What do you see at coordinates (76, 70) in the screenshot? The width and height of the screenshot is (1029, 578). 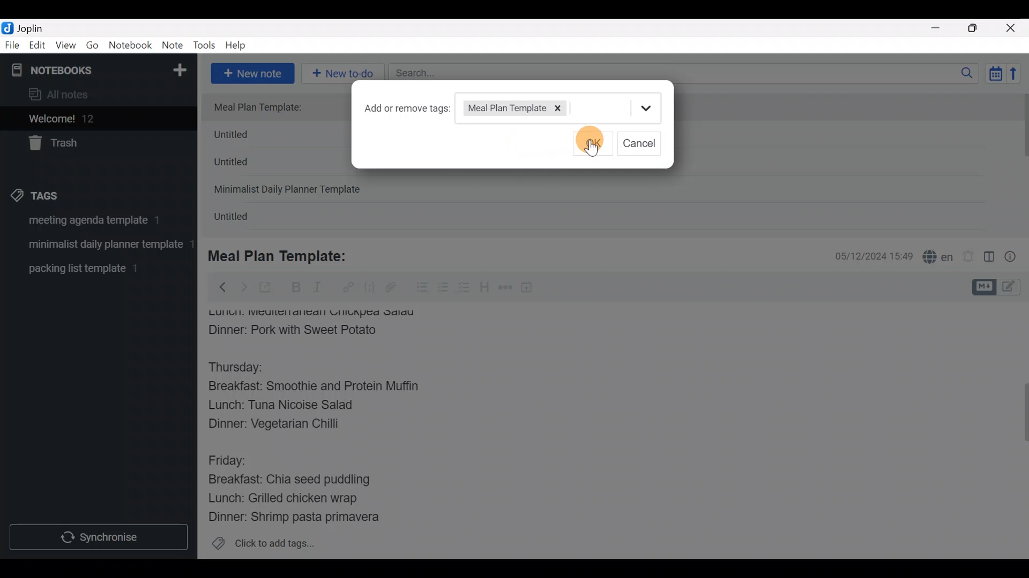 I see `Notebooks` at bounding box center [76, 70].